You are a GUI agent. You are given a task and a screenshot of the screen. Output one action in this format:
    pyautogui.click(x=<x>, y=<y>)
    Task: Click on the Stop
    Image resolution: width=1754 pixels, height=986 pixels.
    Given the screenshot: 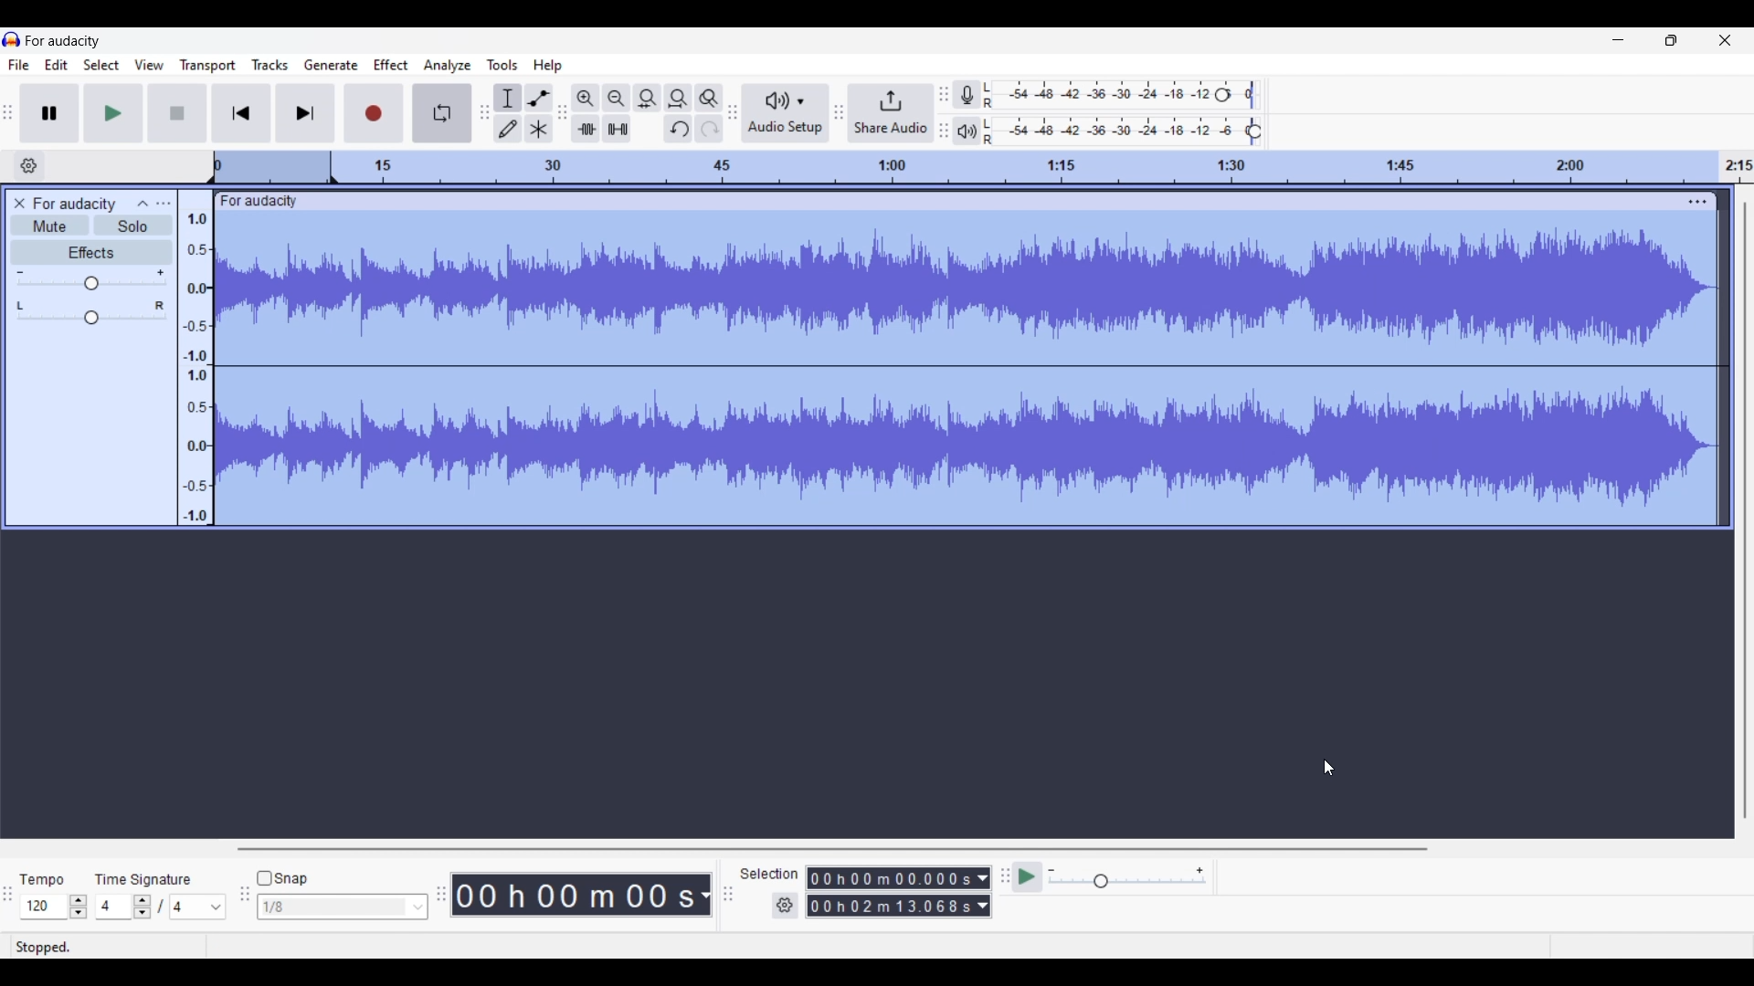 What is the action you would take?
    pyautogui.click(x=177, y=112)
    